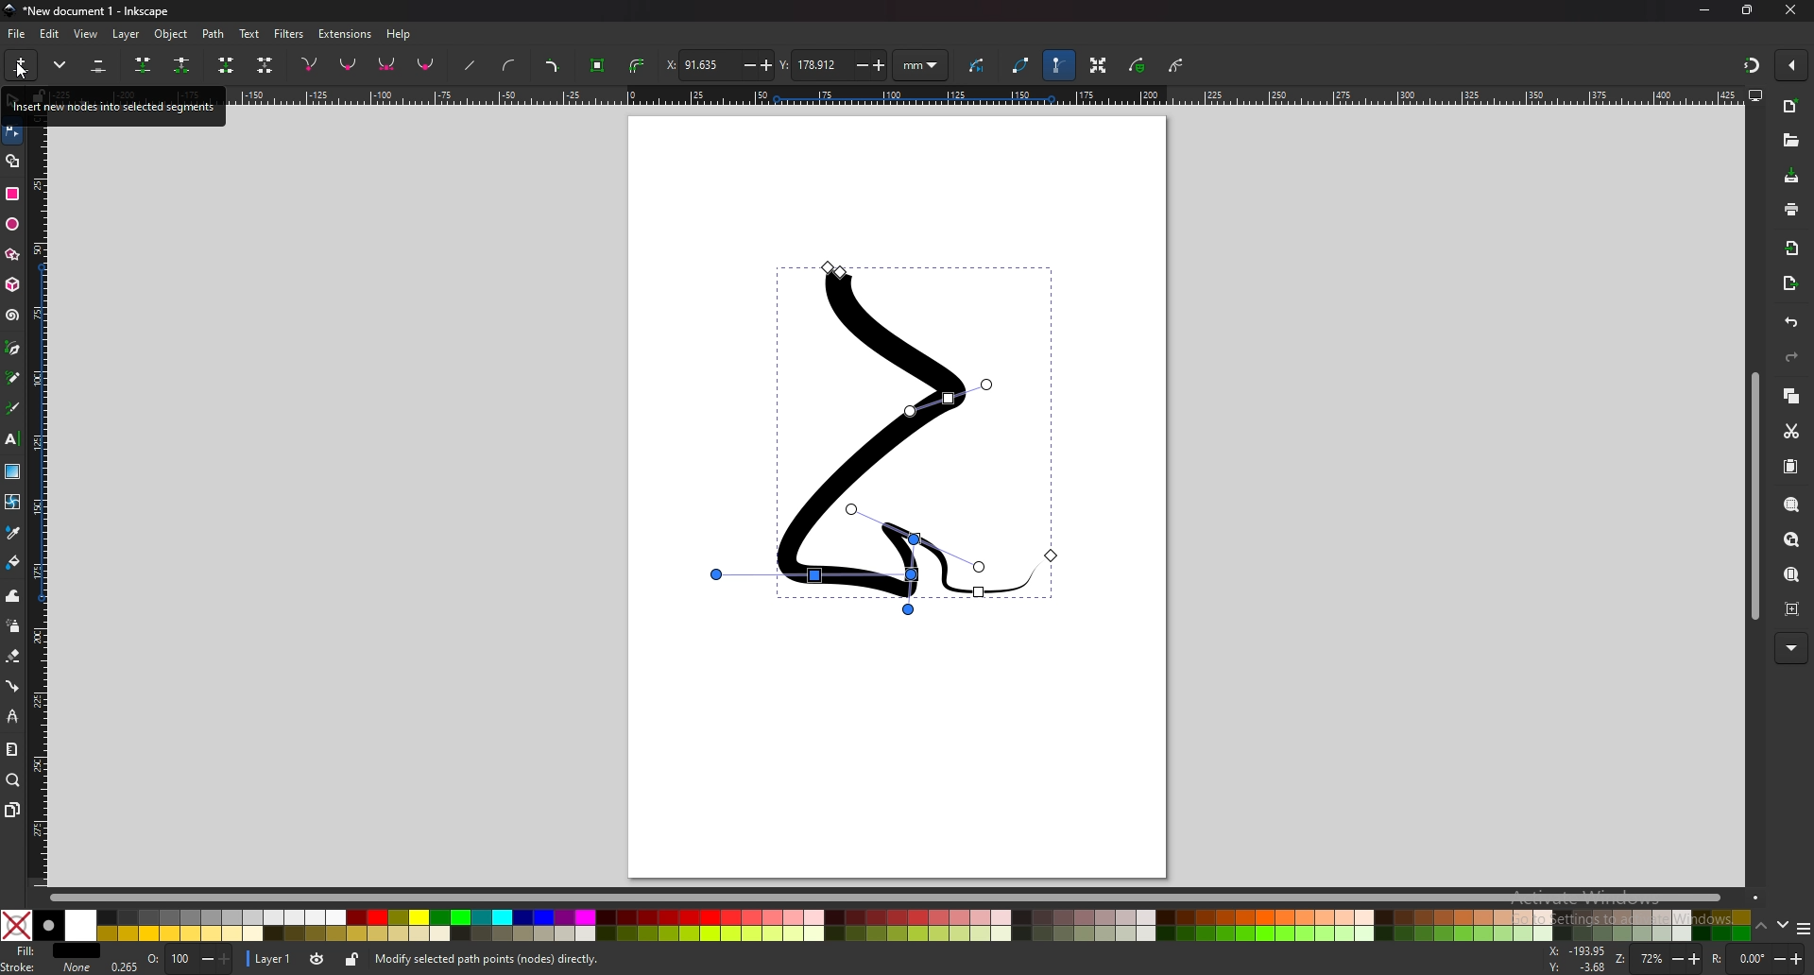  Describe the element at coordinates (1791, 108) in the screenshot. I see `new` at that location.